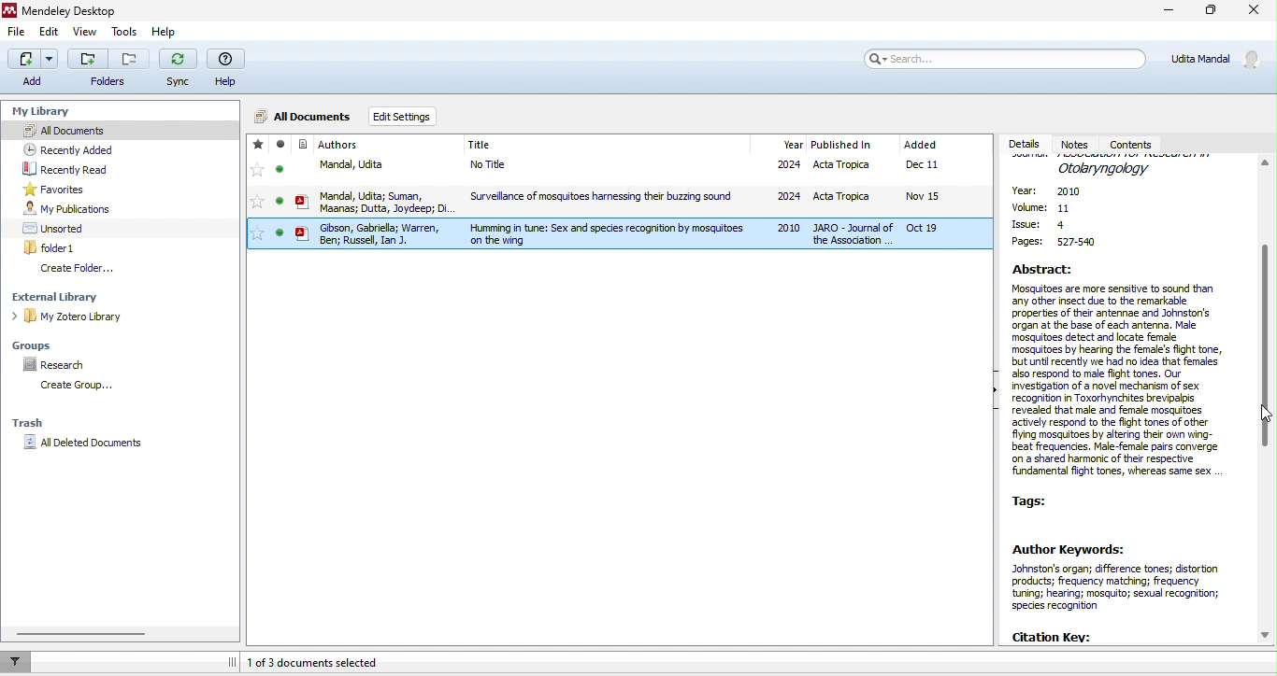  I want to click on horizontal scroll bar, so click(85, 634).